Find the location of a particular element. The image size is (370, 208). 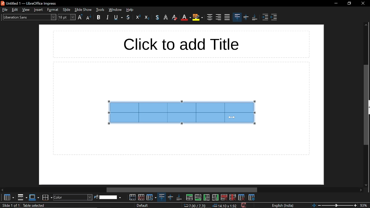

align bottom is located at coordinates (178, 197).